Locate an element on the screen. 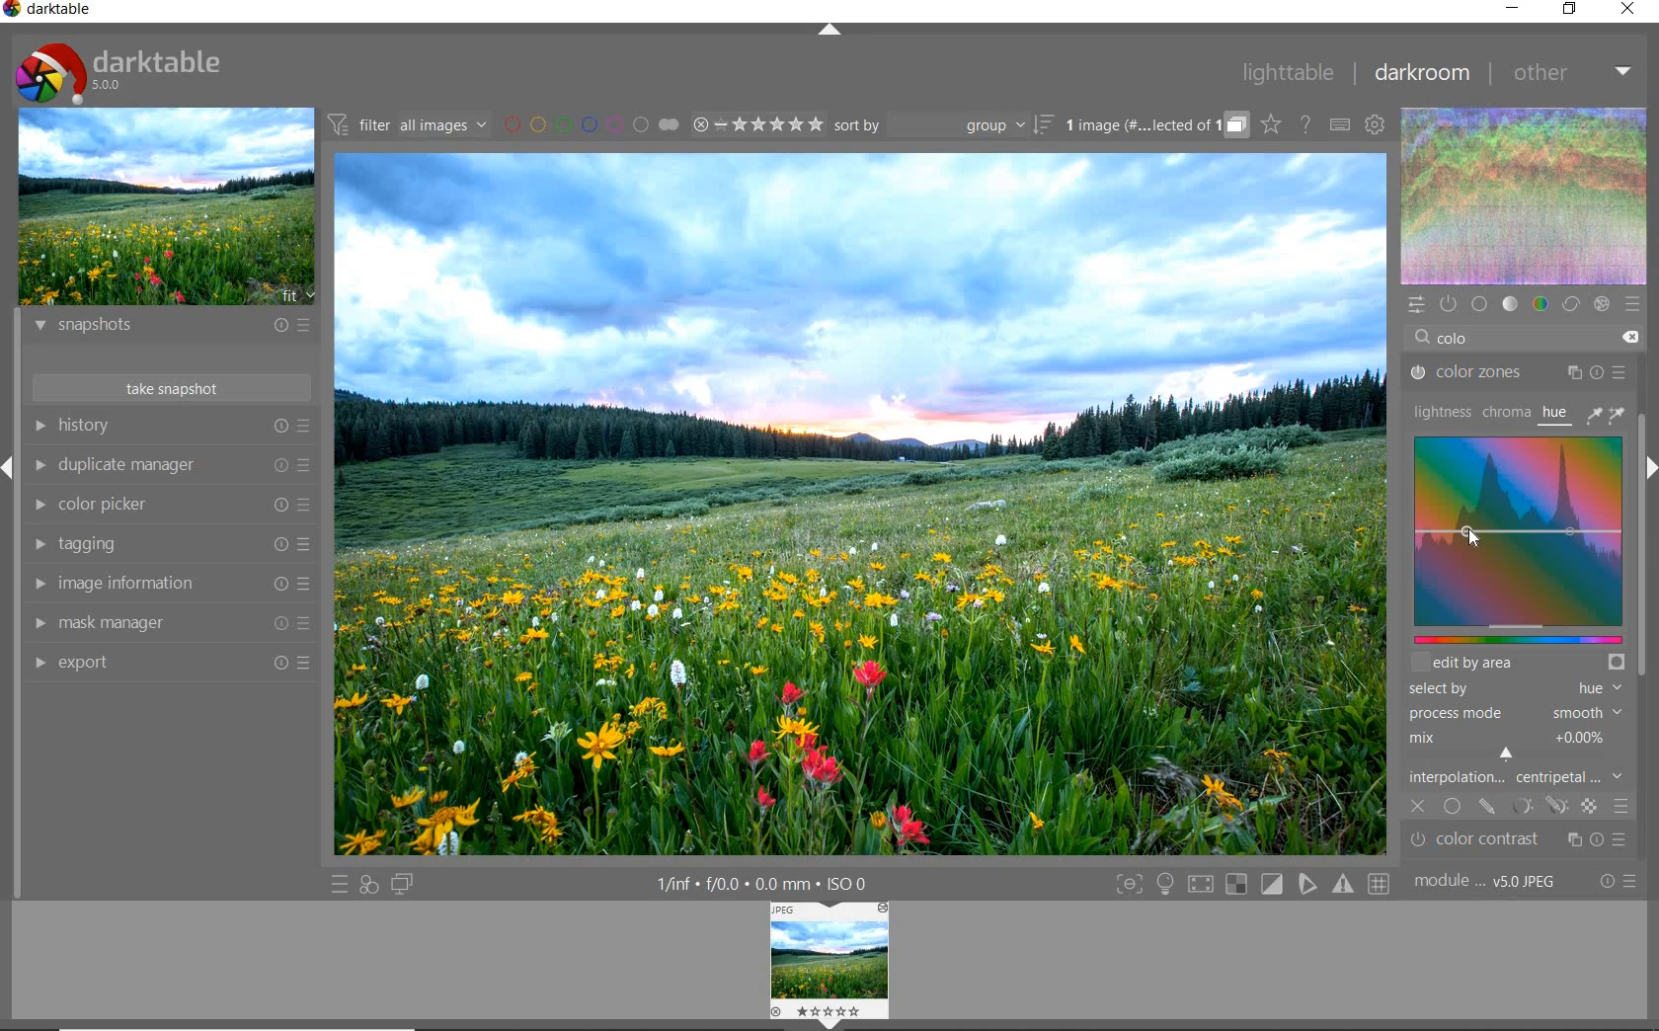  selected image is located at coordinates (865, 503).